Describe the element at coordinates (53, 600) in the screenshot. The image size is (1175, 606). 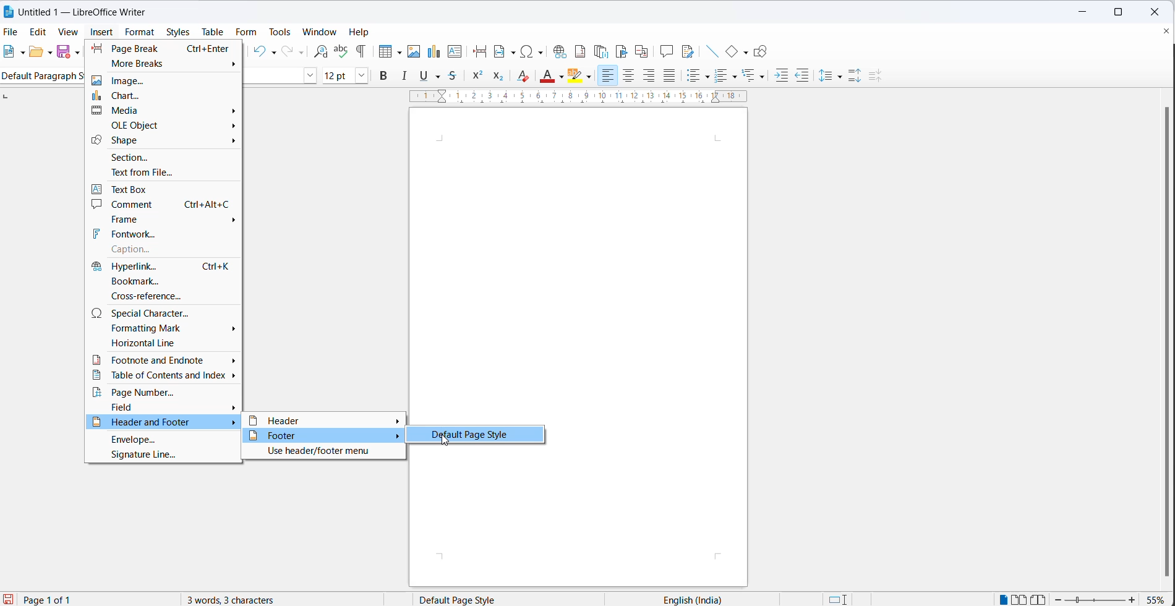
I see `current page` at that location.